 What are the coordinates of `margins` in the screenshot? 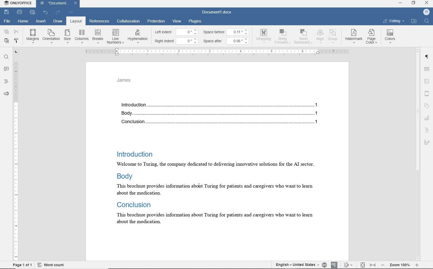 It's located at (32, 36).